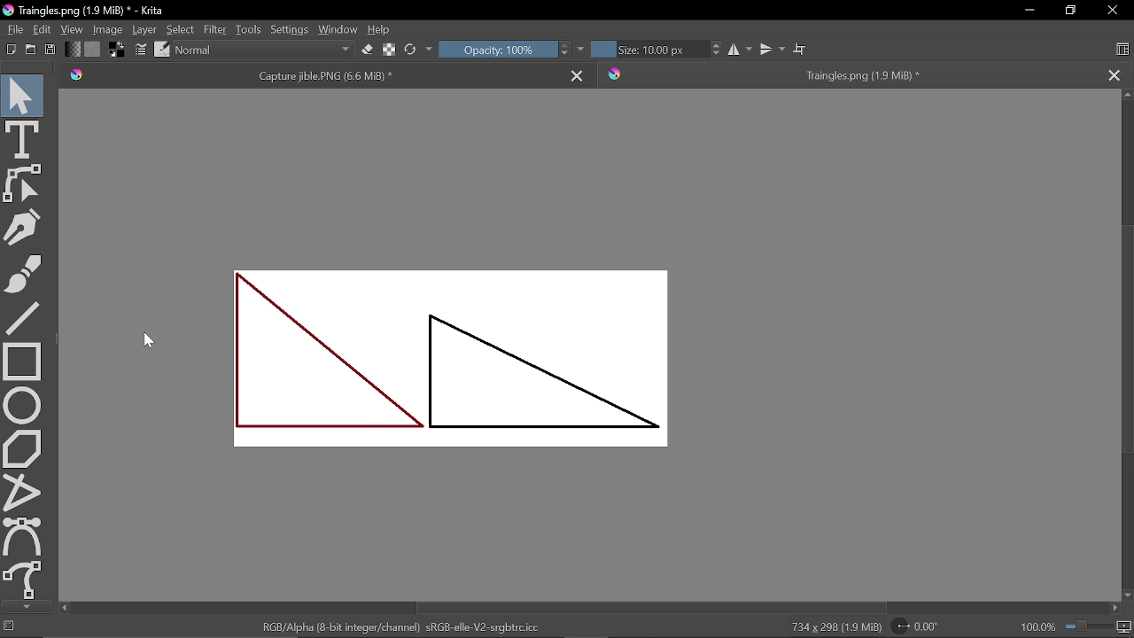  I want to click on Fill pattern, so click(92, 49).